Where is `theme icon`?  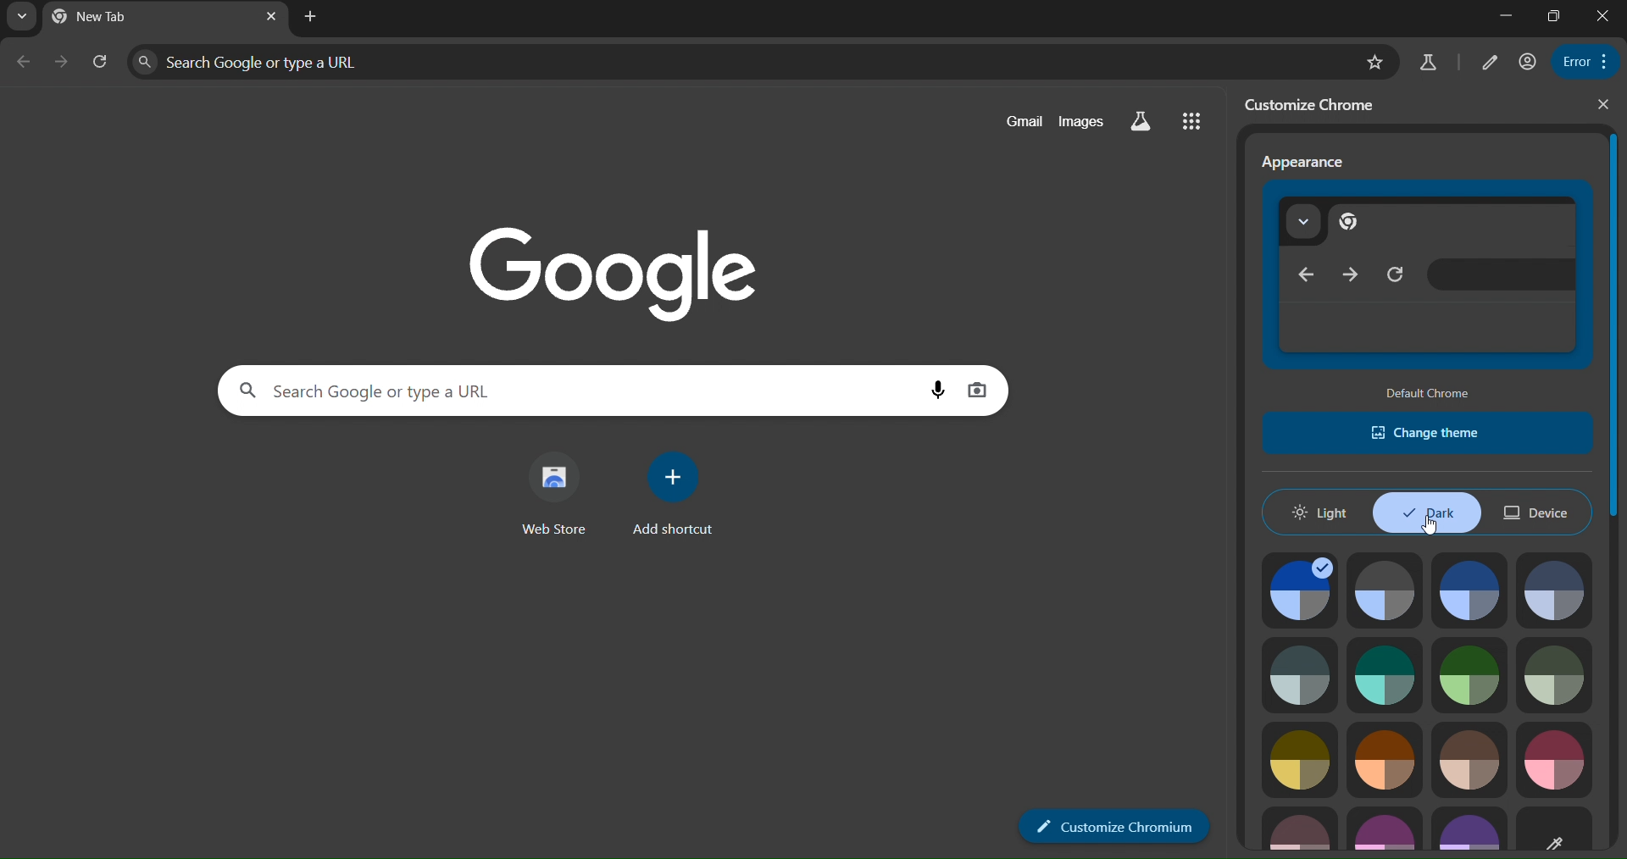 theme icon is located at coordinates (1385, 673).